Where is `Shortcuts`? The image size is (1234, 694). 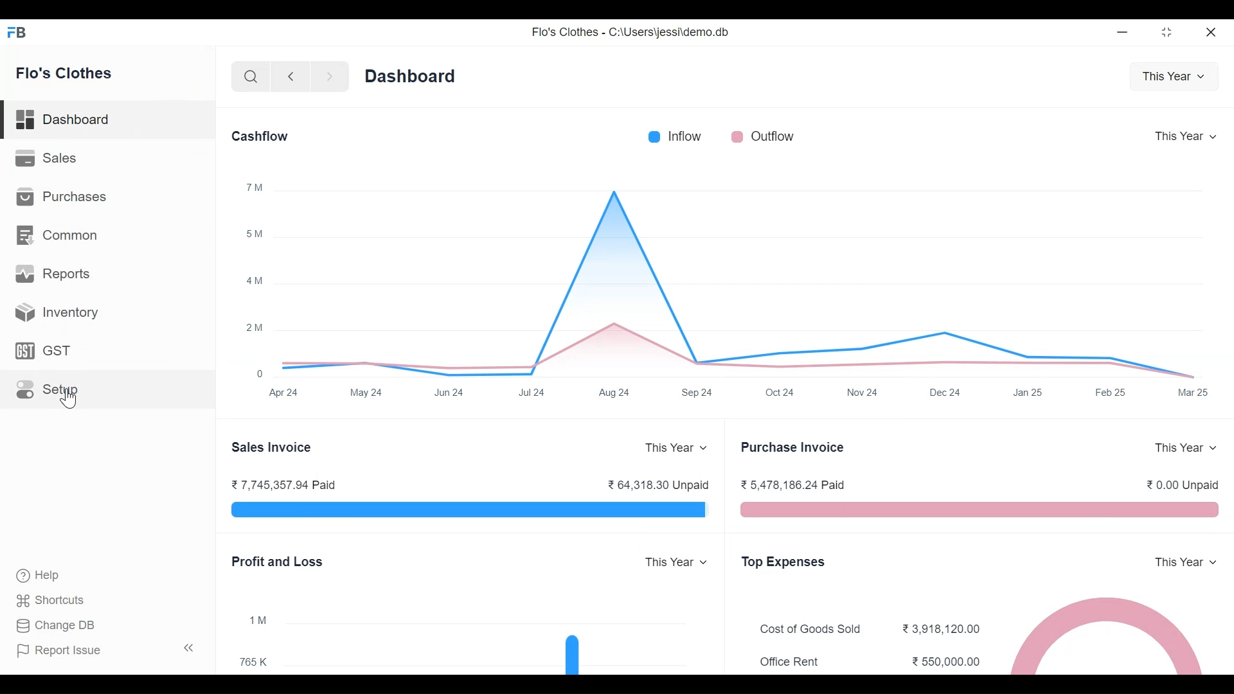 Shortcuts is located at coordinates (62, 602).